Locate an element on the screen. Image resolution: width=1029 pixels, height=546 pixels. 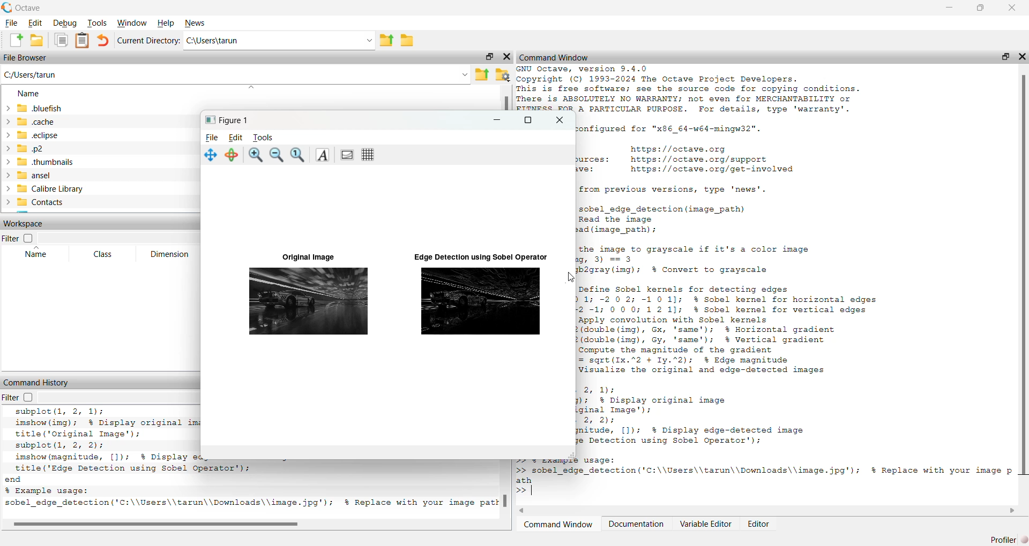
cursor is located at coordinates (570, 278).